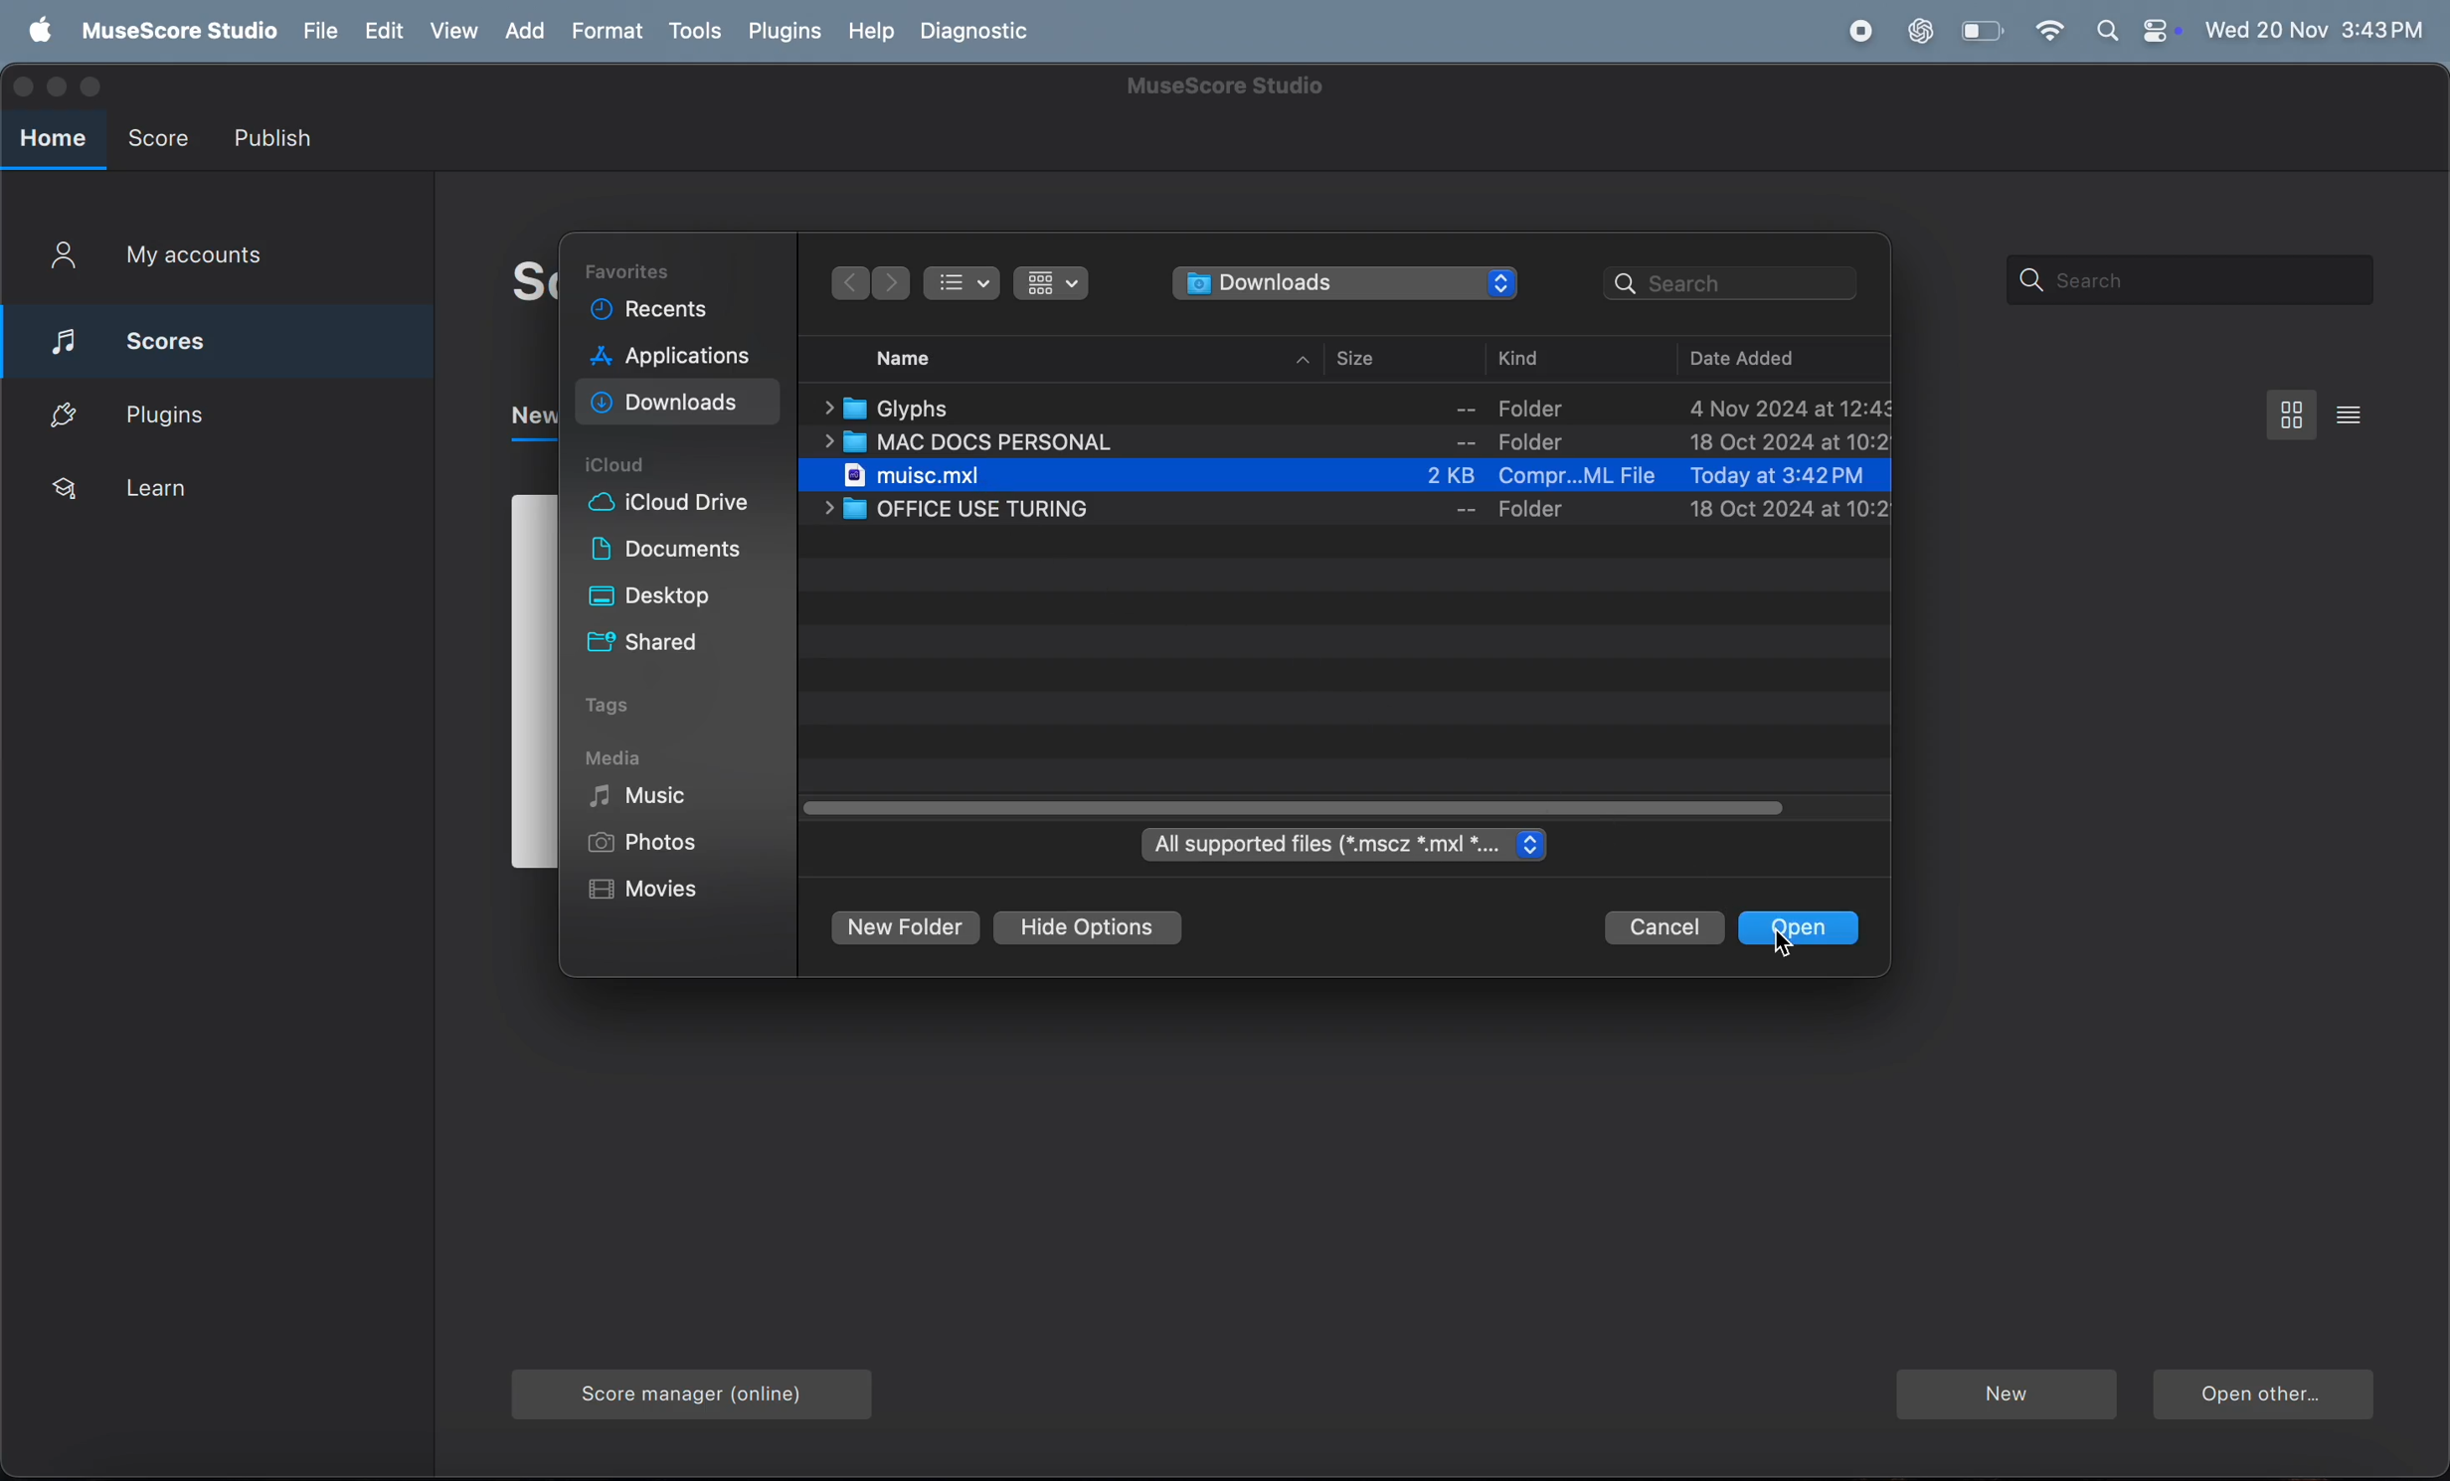  What do you see at coordinates (223, 338) in the screenshot?
I see `scores` at bounding box center [223, 338].